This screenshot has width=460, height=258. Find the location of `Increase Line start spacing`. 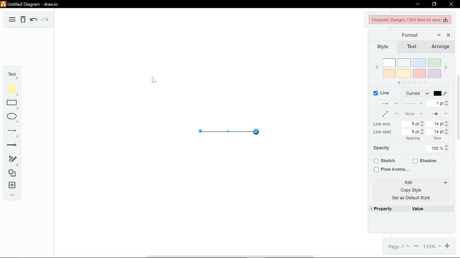

Increase Line start spacing is located at coordinates (423, 130).